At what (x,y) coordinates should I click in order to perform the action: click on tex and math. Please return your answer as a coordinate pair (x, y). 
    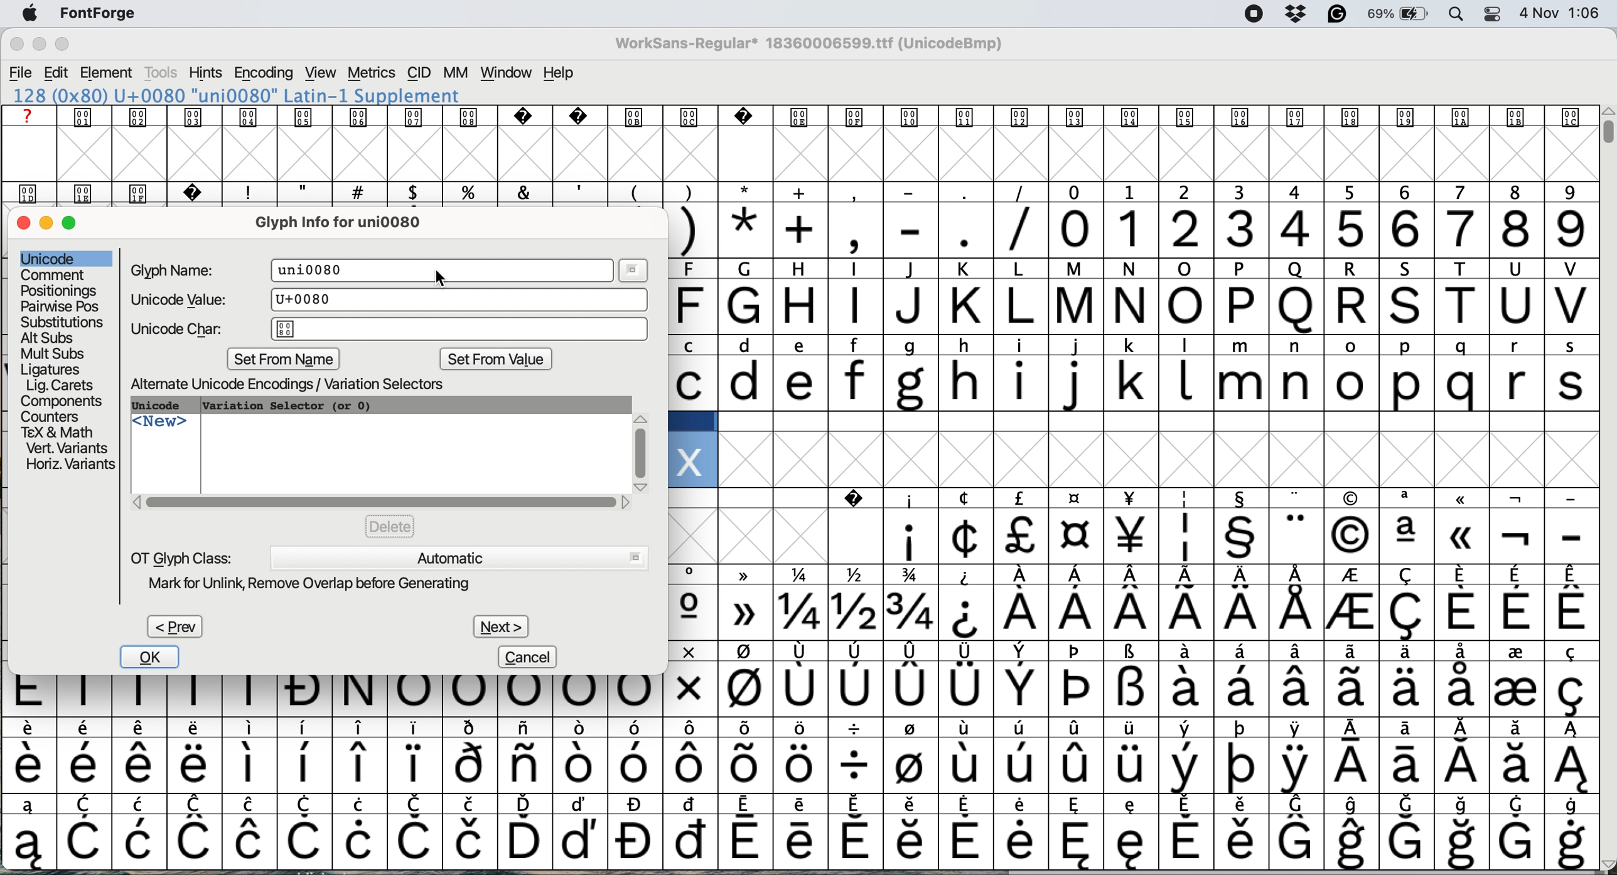
    Looking at the image, I should click on (56, 431).